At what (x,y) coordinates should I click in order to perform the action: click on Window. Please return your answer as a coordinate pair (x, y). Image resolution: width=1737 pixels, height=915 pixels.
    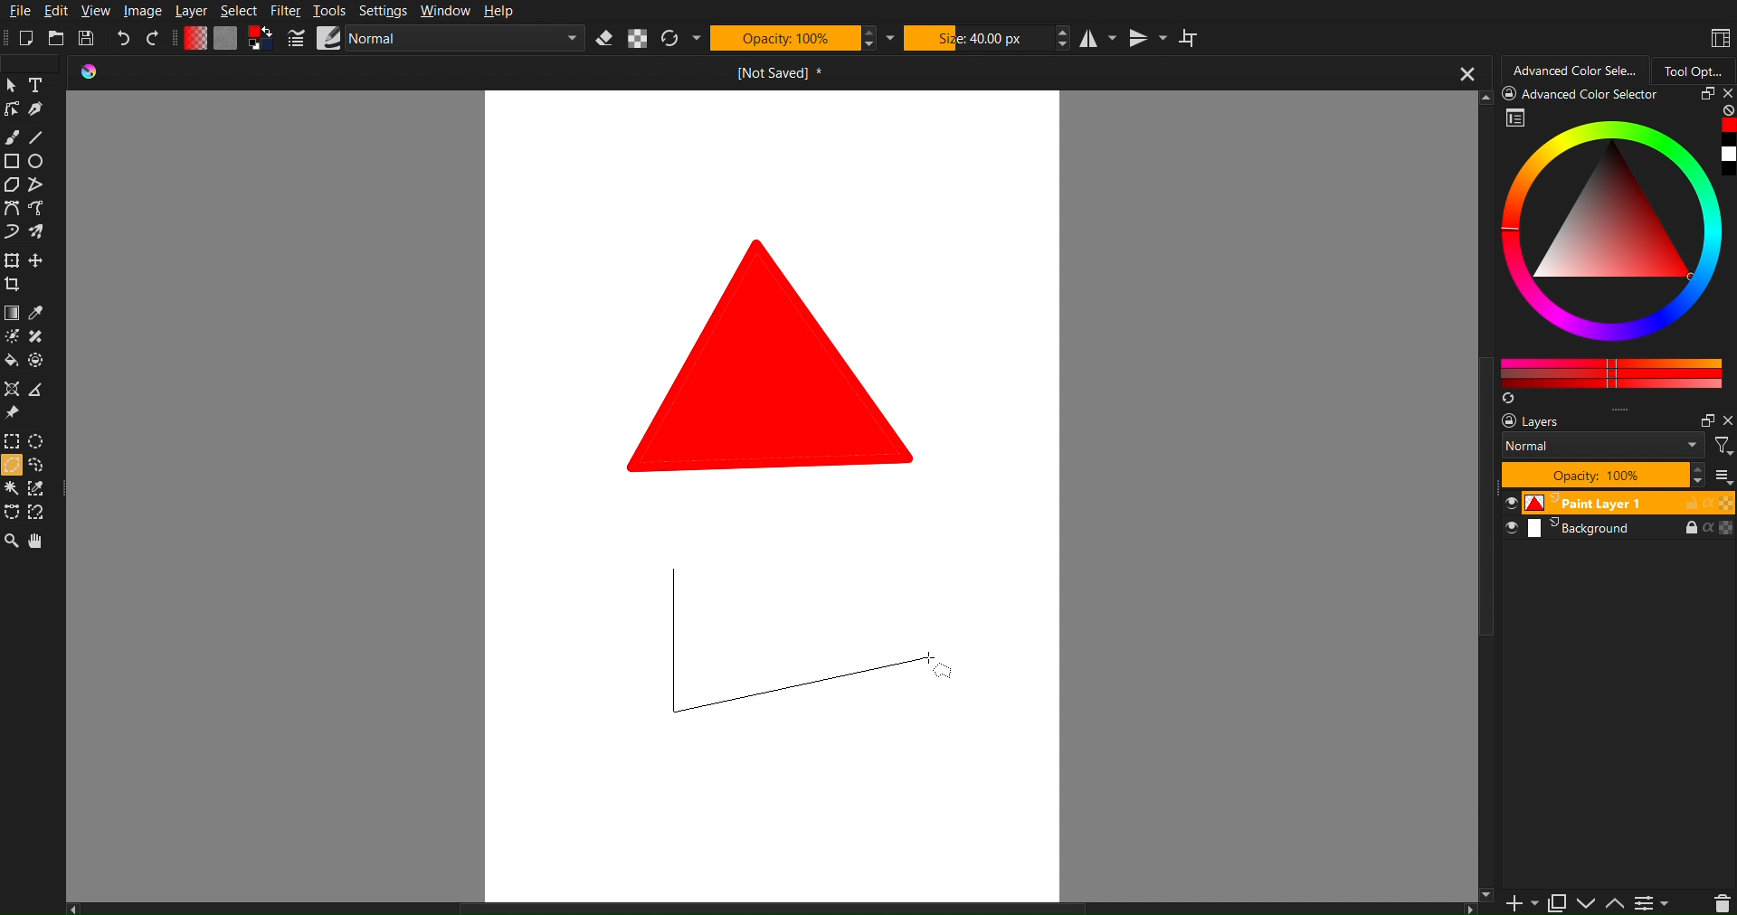
    Looking at the image, I should click on (442, 11).